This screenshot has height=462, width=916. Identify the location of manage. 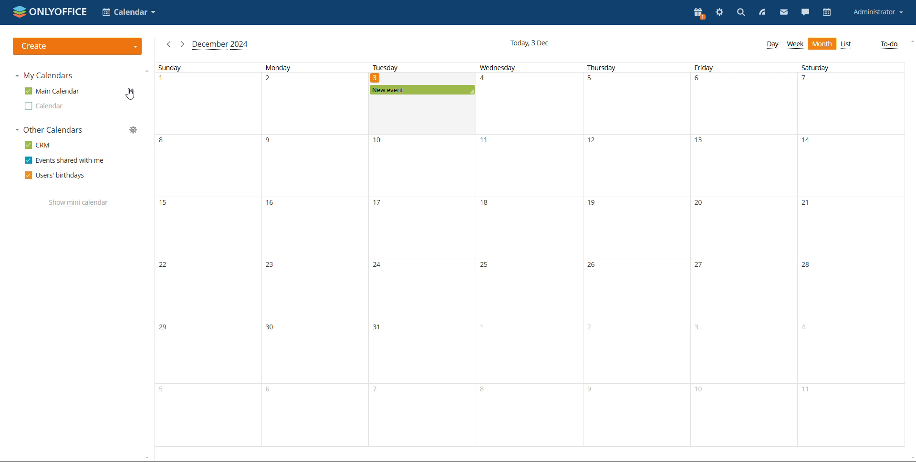
(134, 130).